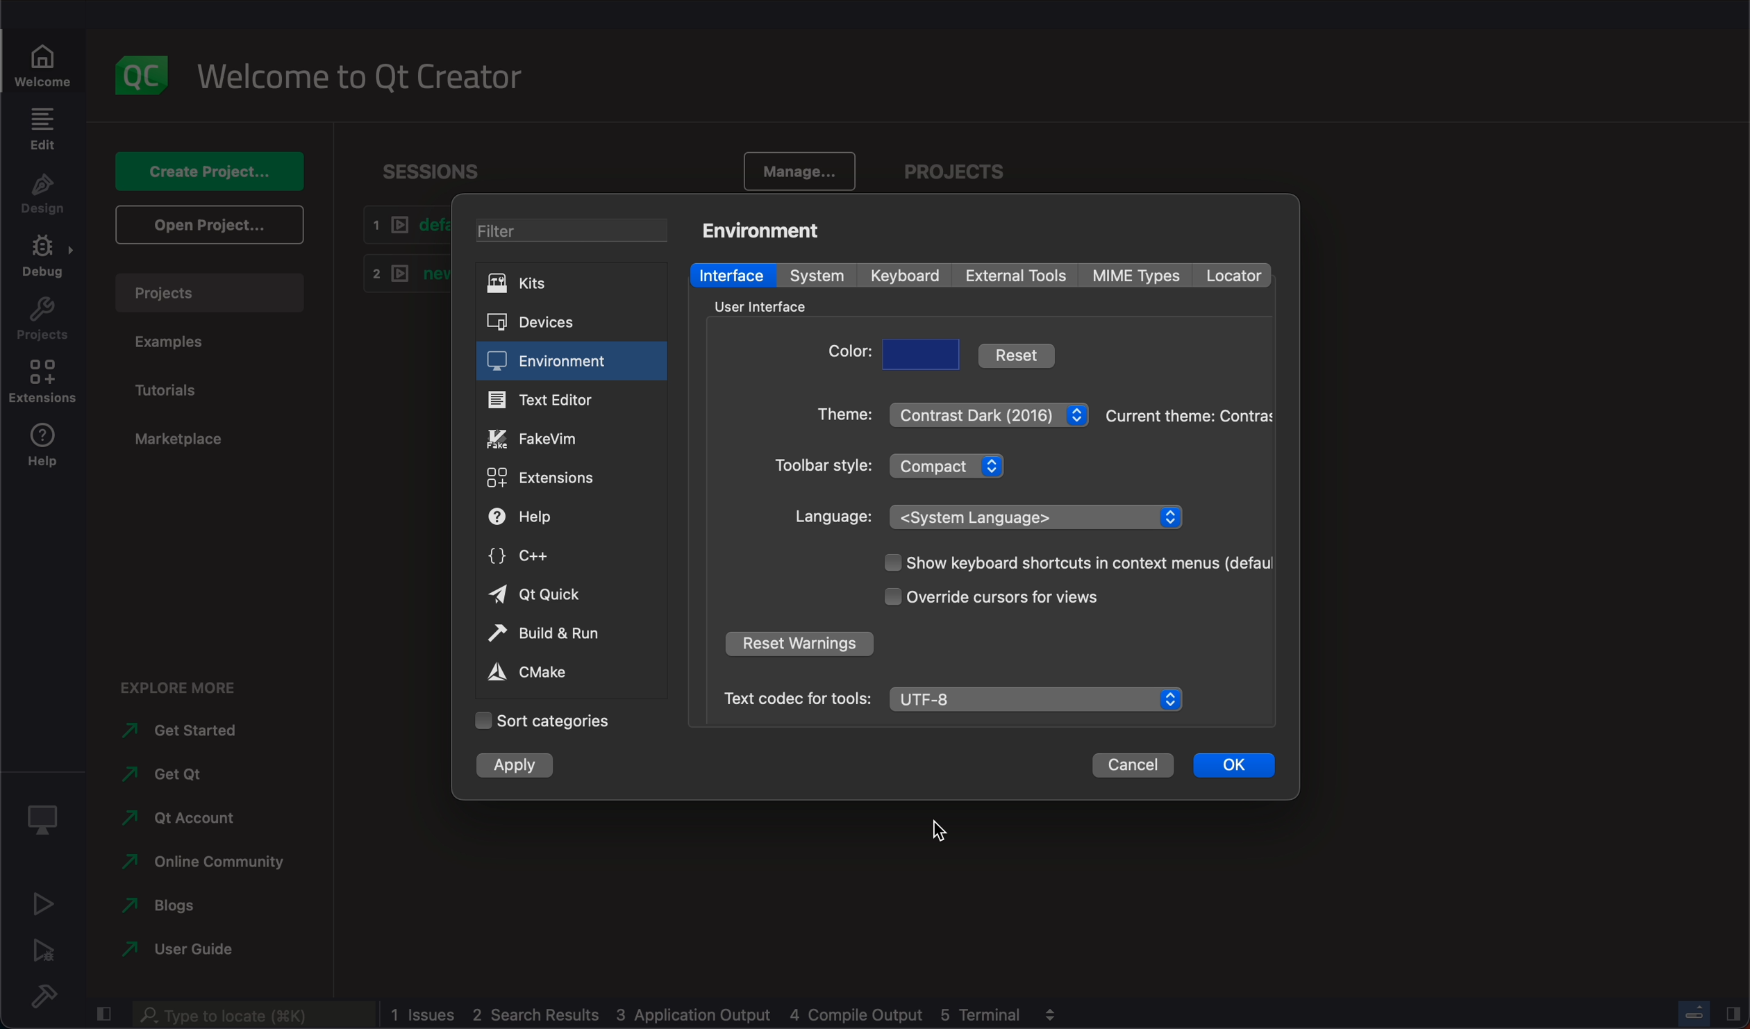  What do you see at coordinates (924, 354) in the screenshot?
I see `blue color` at bounding box center [924, 354].